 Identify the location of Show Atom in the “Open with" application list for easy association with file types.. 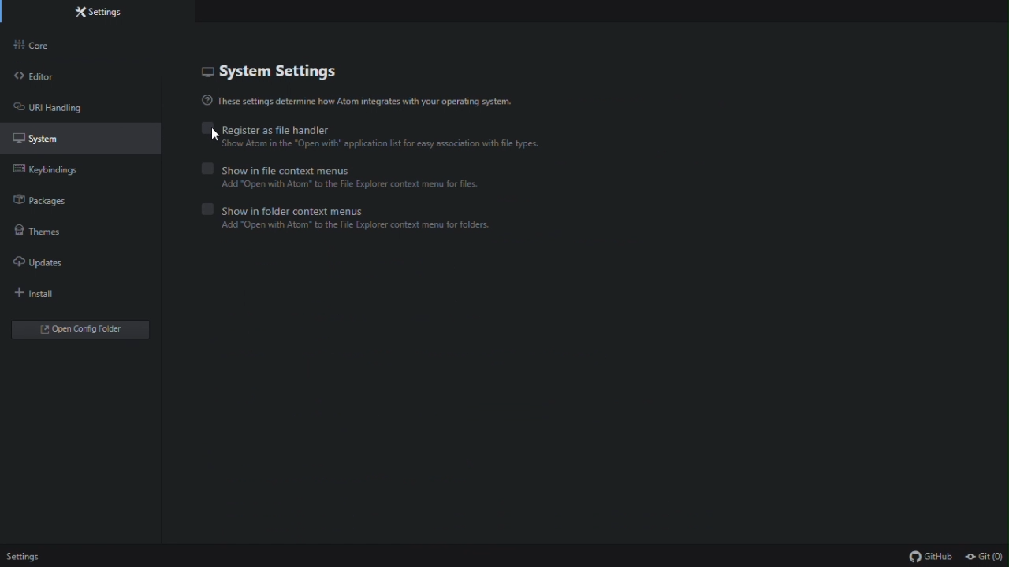
(384, 146).